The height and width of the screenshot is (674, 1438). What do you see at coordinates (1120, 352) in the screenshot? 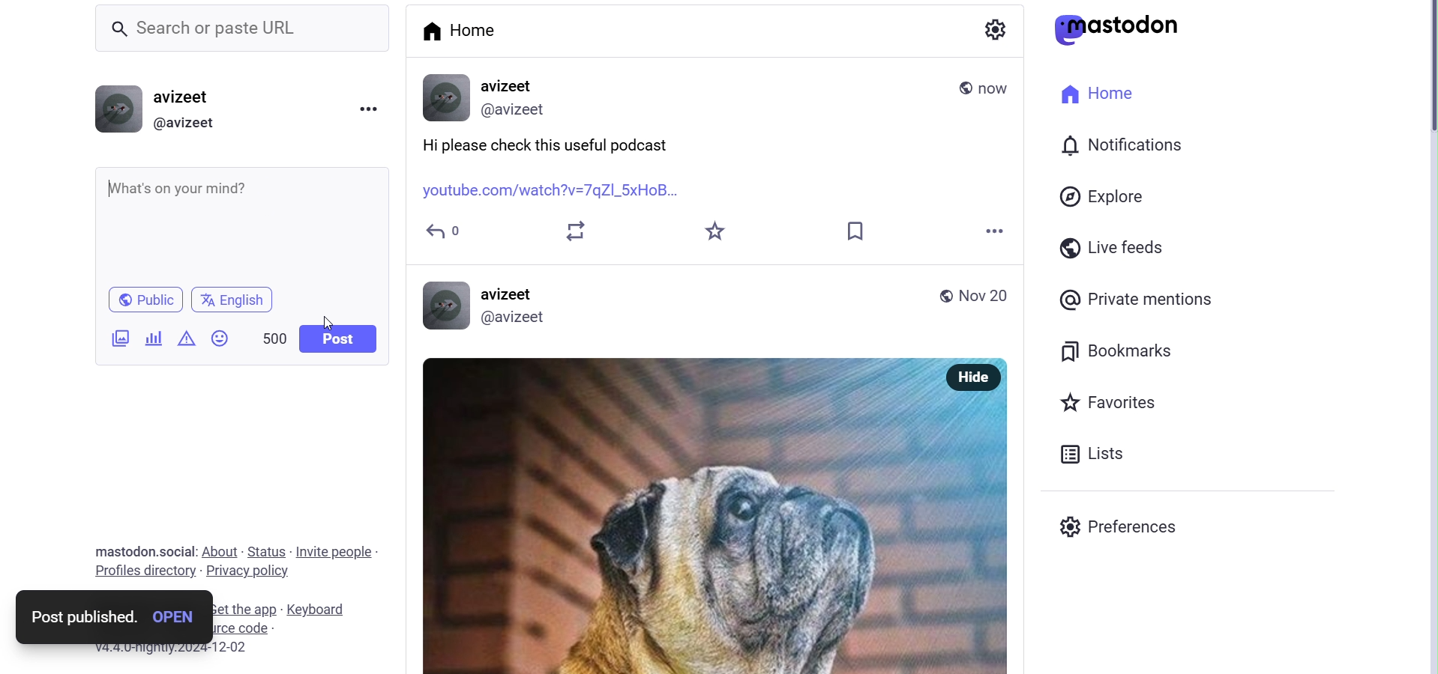
I see `bookmarks` at bounding box center [1120, 352].